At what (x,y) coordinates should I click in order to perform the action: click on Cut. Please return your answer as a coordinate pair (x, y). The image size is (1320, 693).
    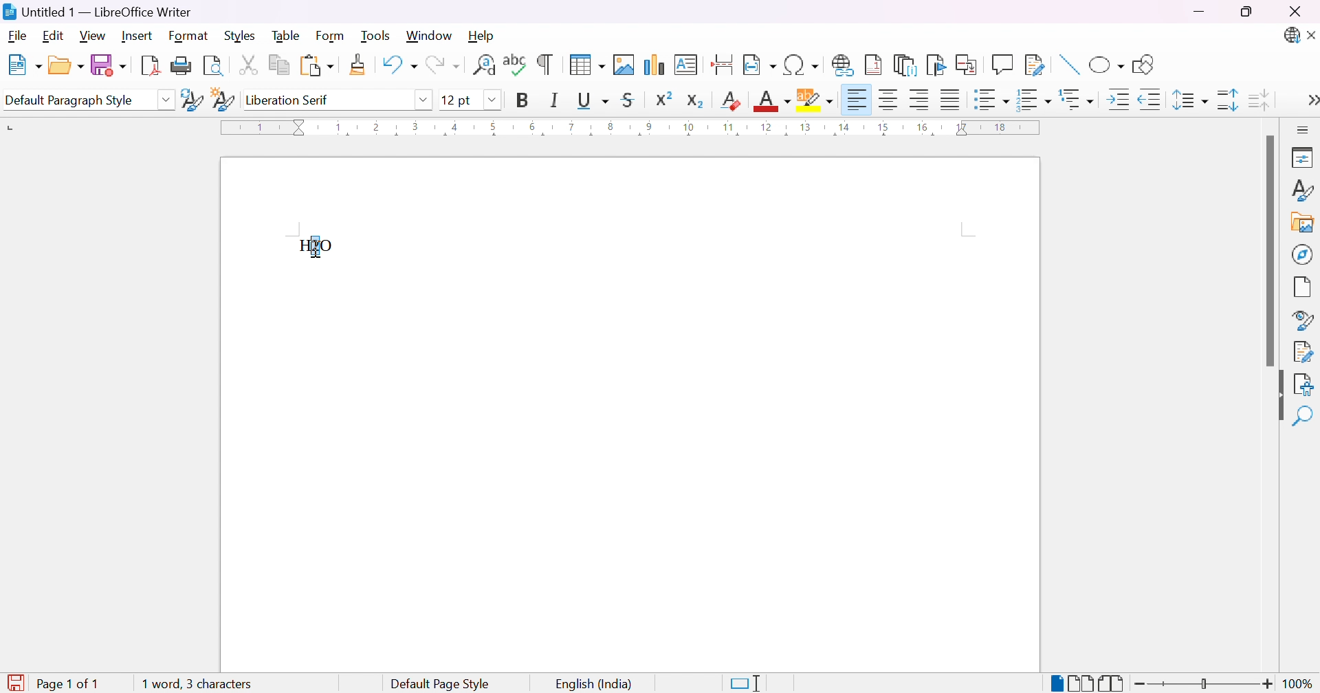
    Looking at the image, I should click on (247, 64).